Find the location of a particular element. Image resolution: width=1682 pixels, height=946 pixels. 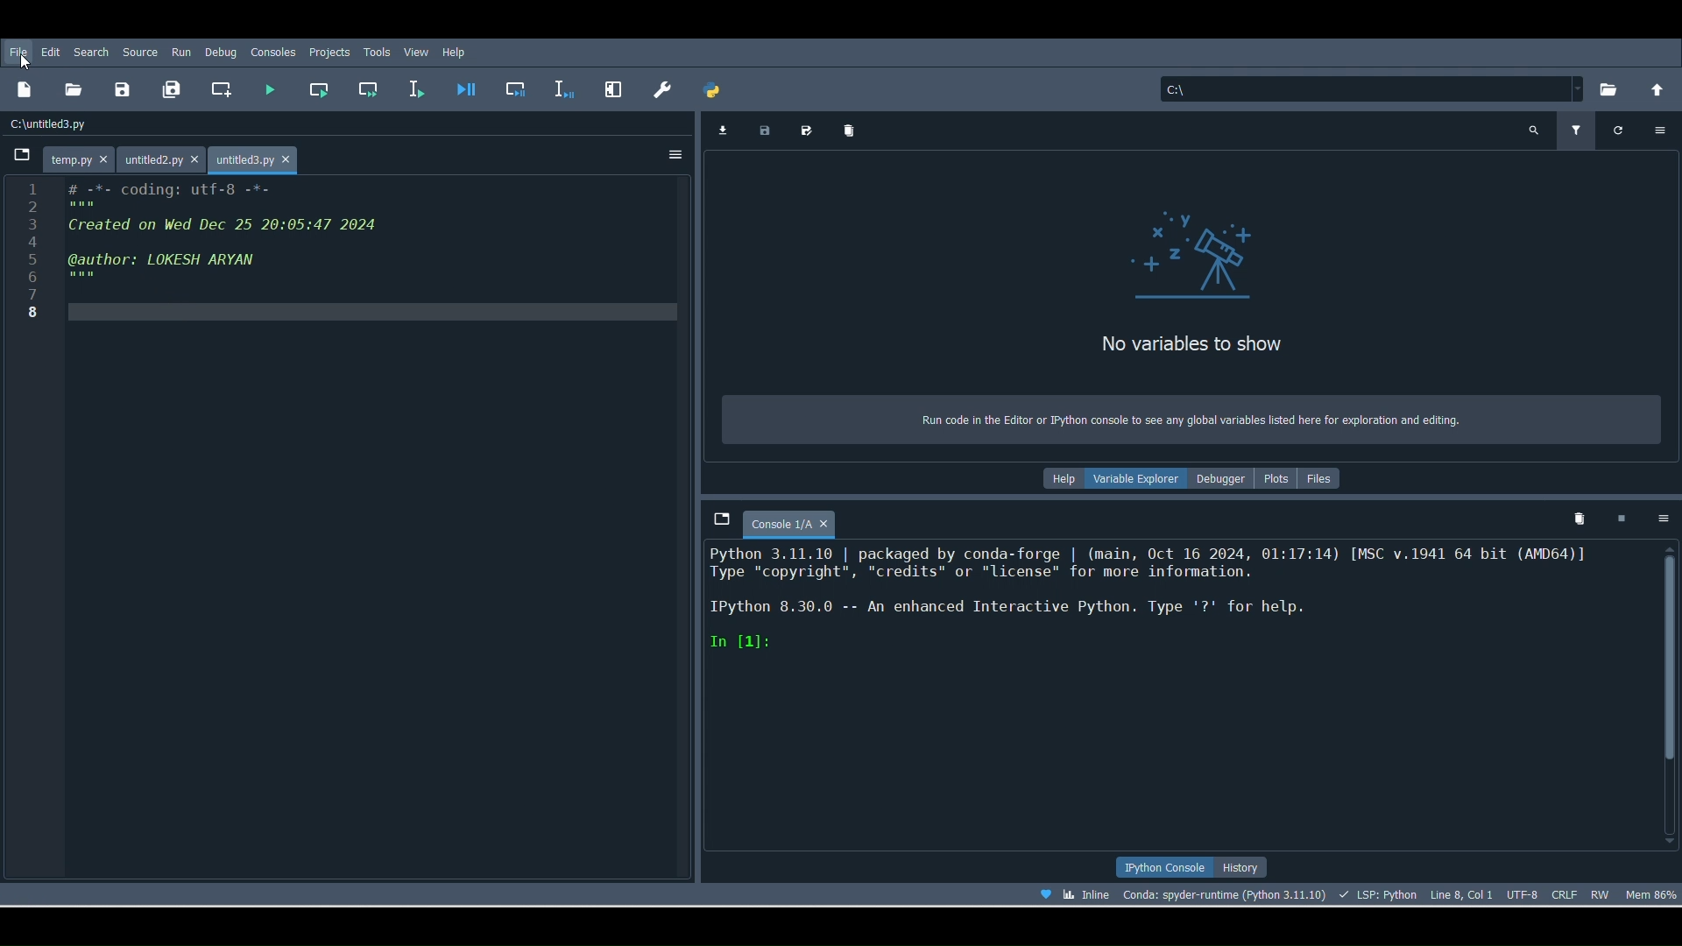

Change to parent directory is located at coordinates (1657, 89).